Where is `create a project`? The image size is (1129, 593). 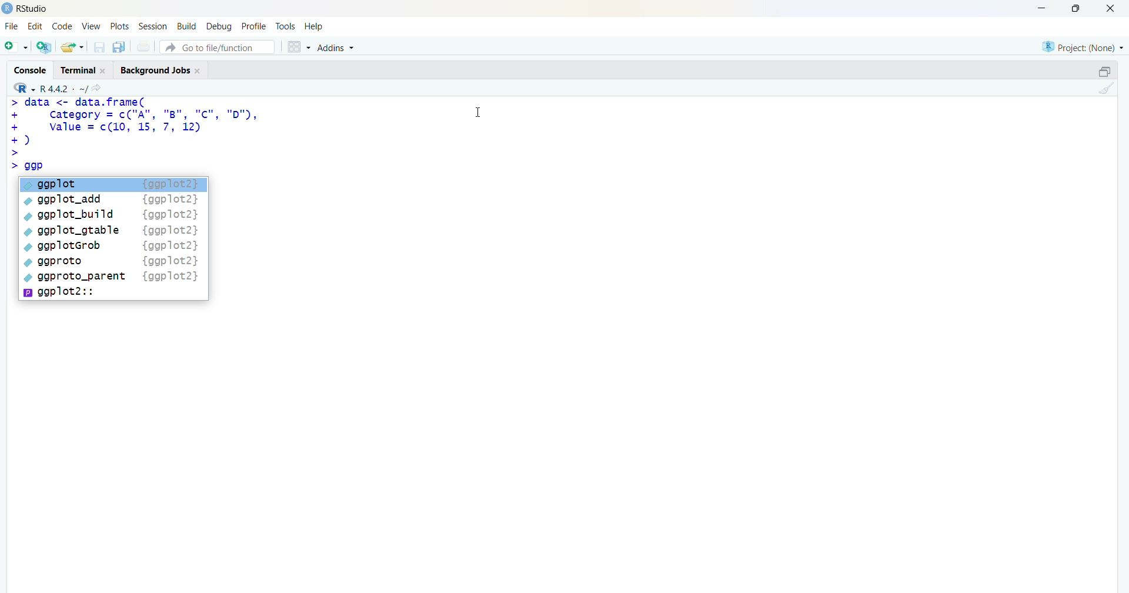
create a project is located at coordinates (44, 46).